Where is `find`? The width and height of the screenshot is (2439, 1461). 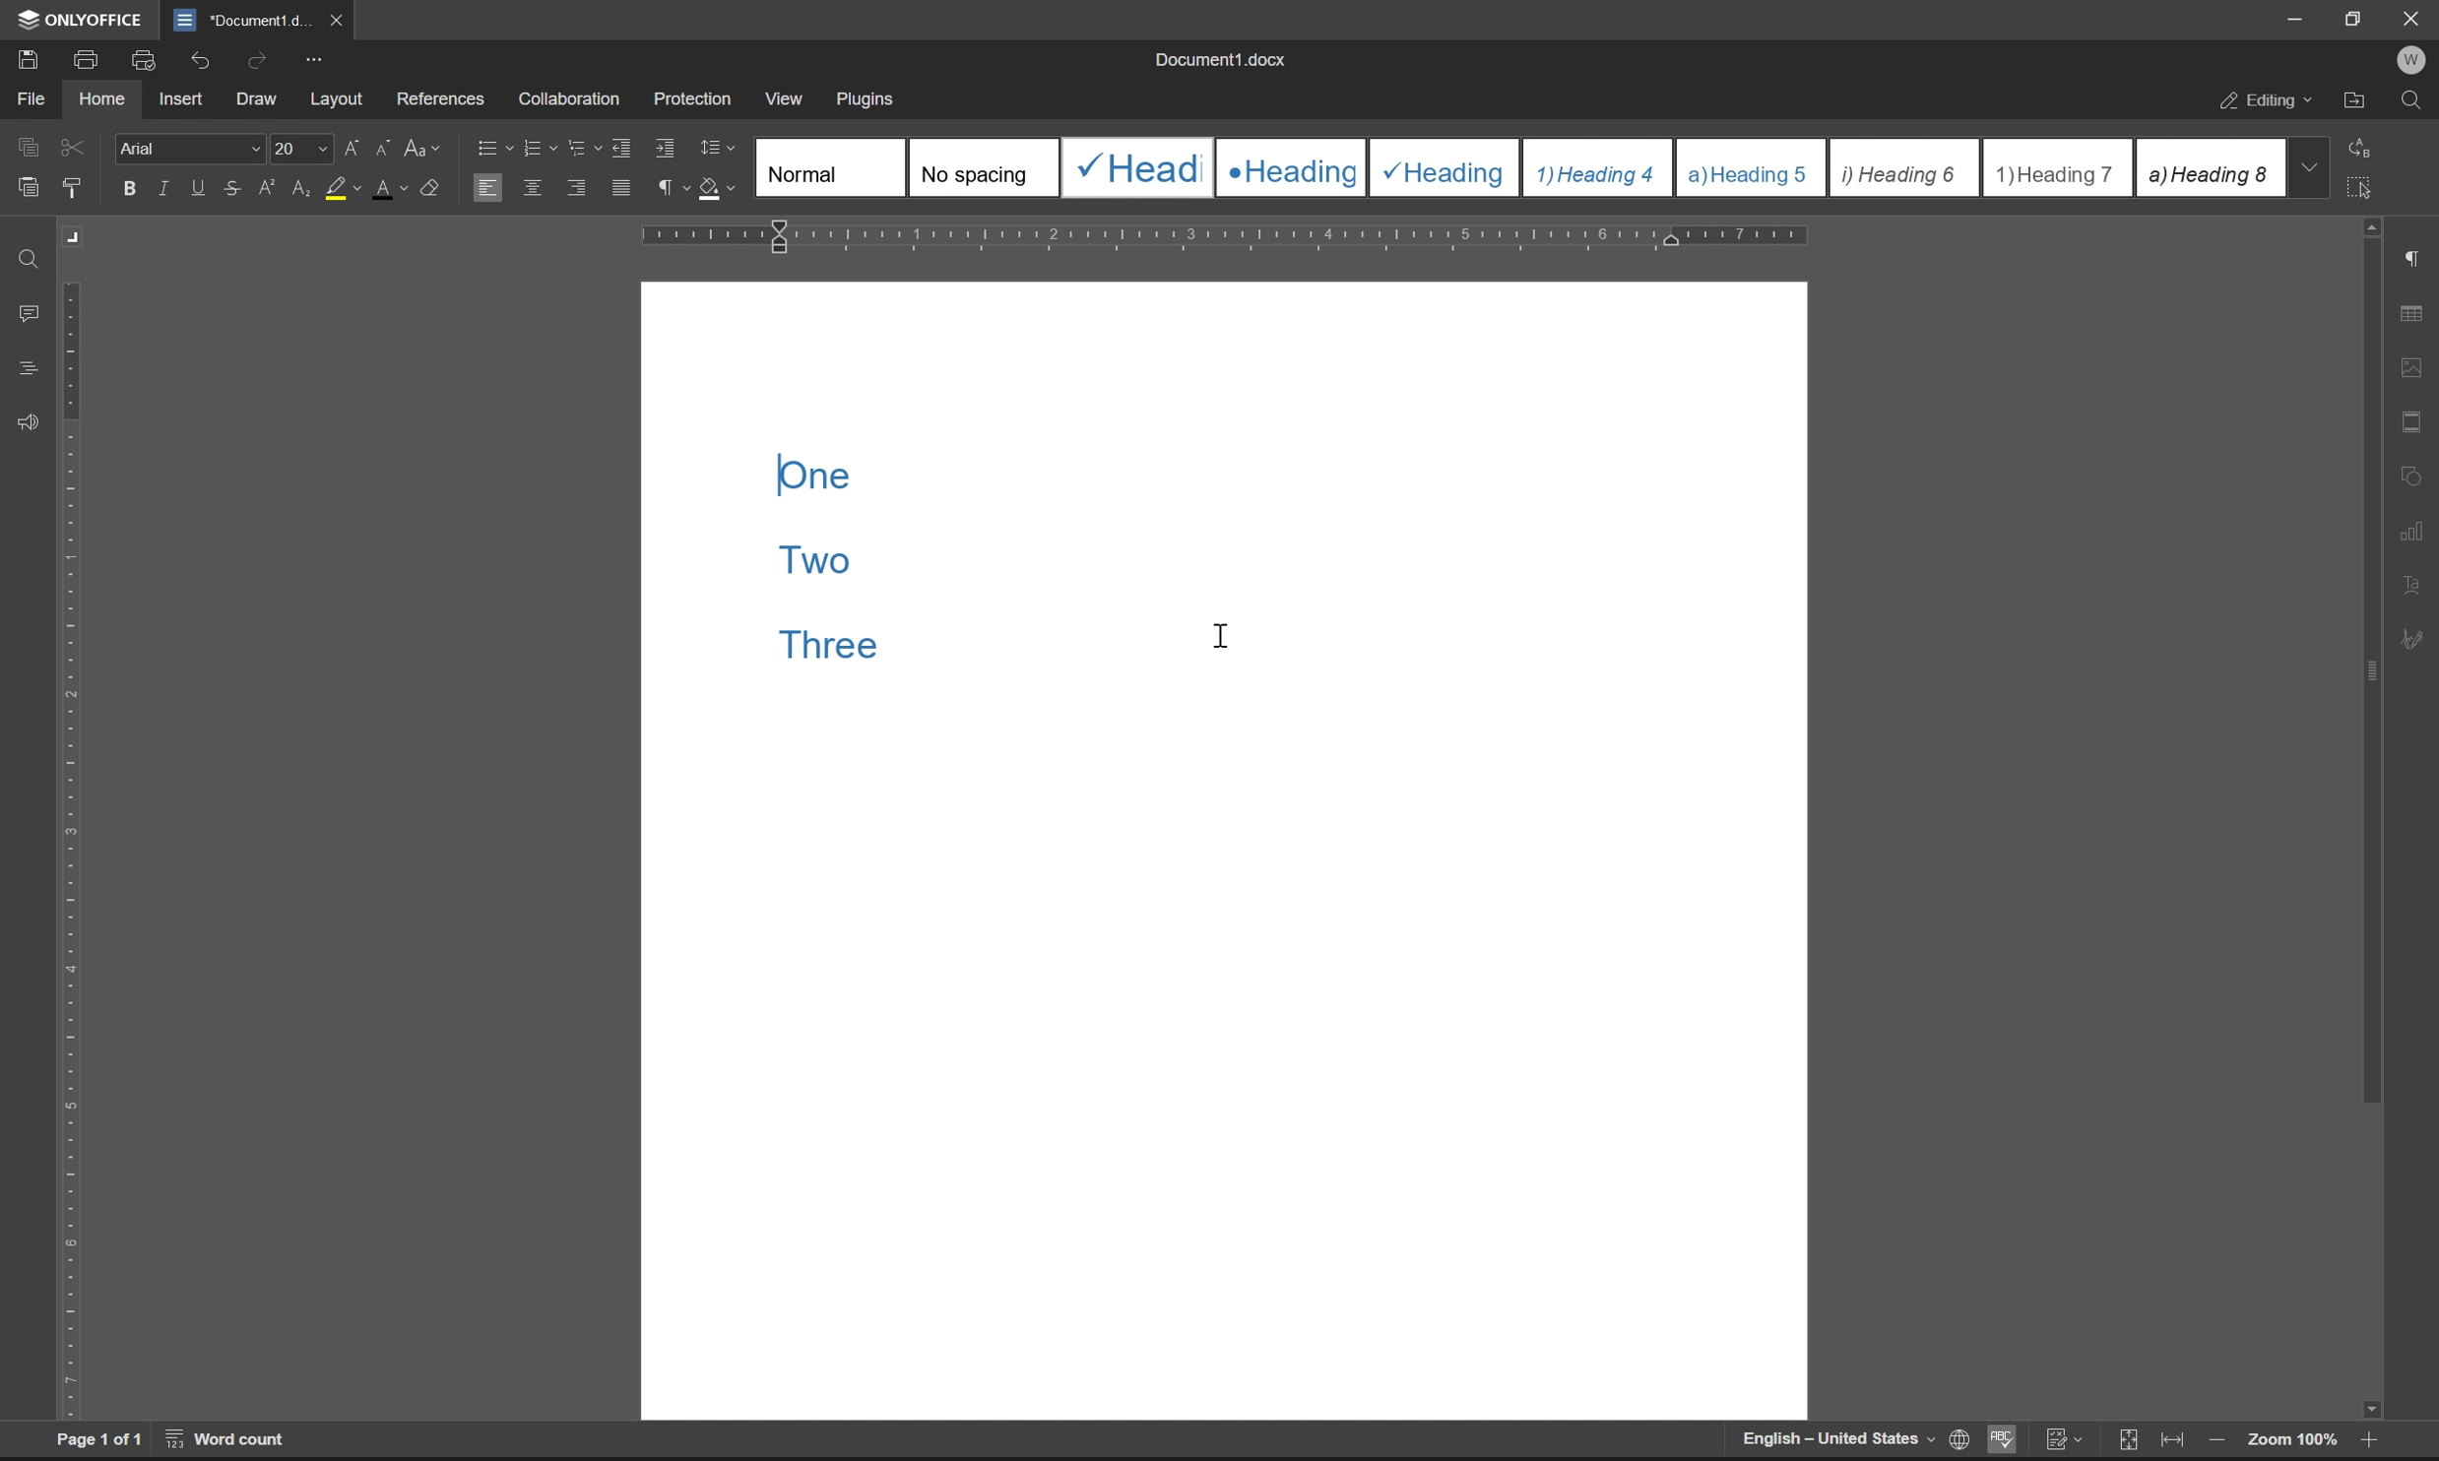 find is located at coordinates (2411, 101).